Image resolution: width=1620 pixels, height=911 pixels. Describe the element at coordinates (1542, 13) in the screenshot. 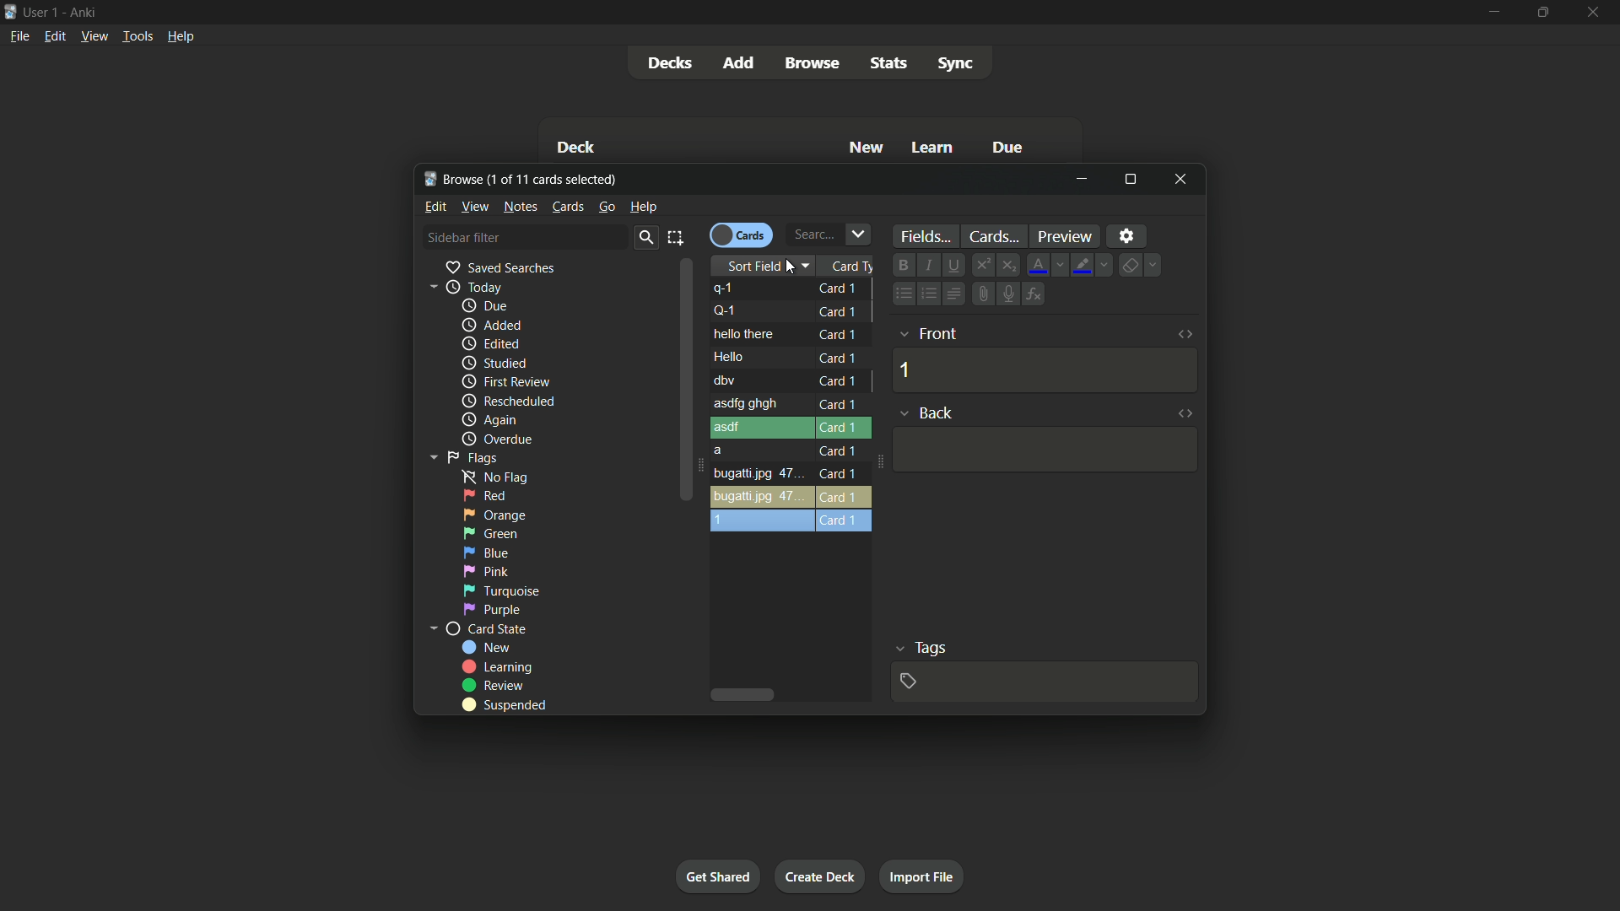

I see `maximize` at that location.